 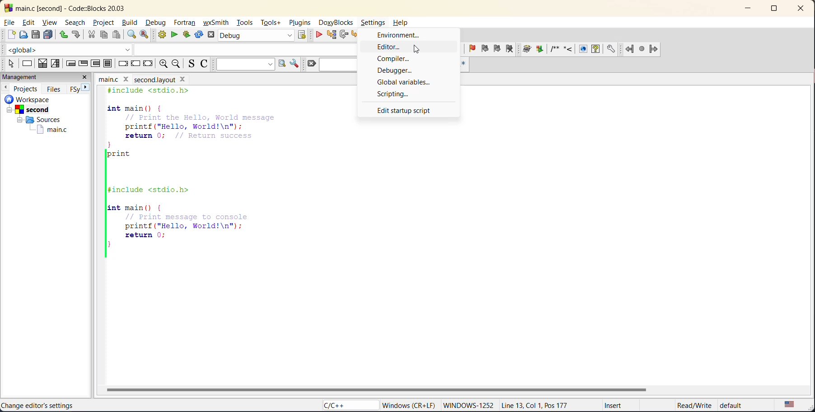 What do you see at coordinates (192, 64) in the screenshot?
I see `toggle source` at bounding box center [192, 64].